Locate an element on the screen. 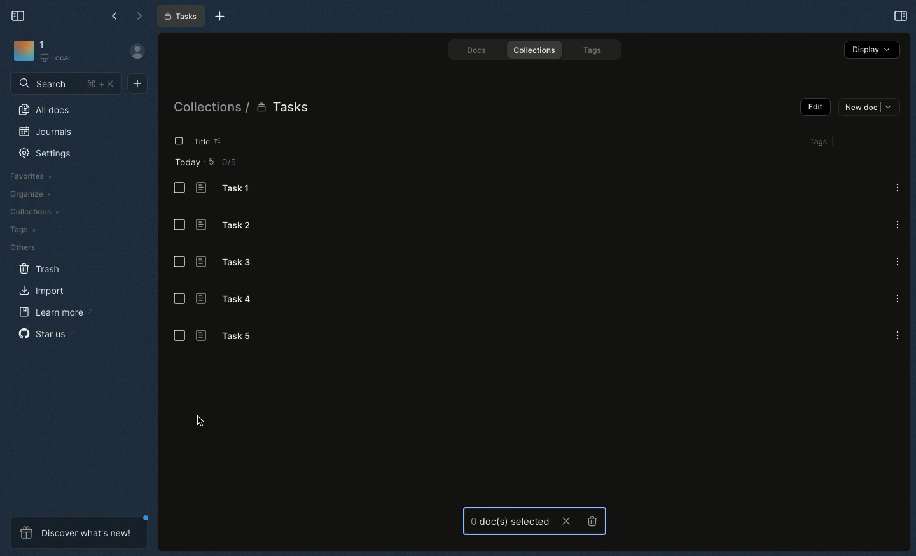 This screenshot has width=916, height=556. Learn more is located at coordinates (53, 313).